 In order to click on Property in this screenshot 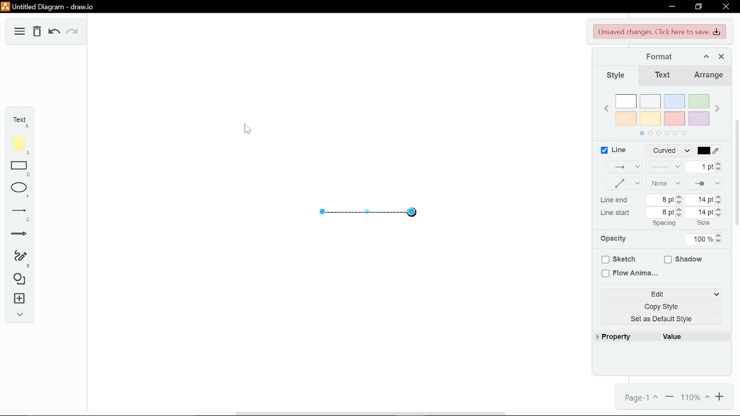, I will do `click(619, 337)`.